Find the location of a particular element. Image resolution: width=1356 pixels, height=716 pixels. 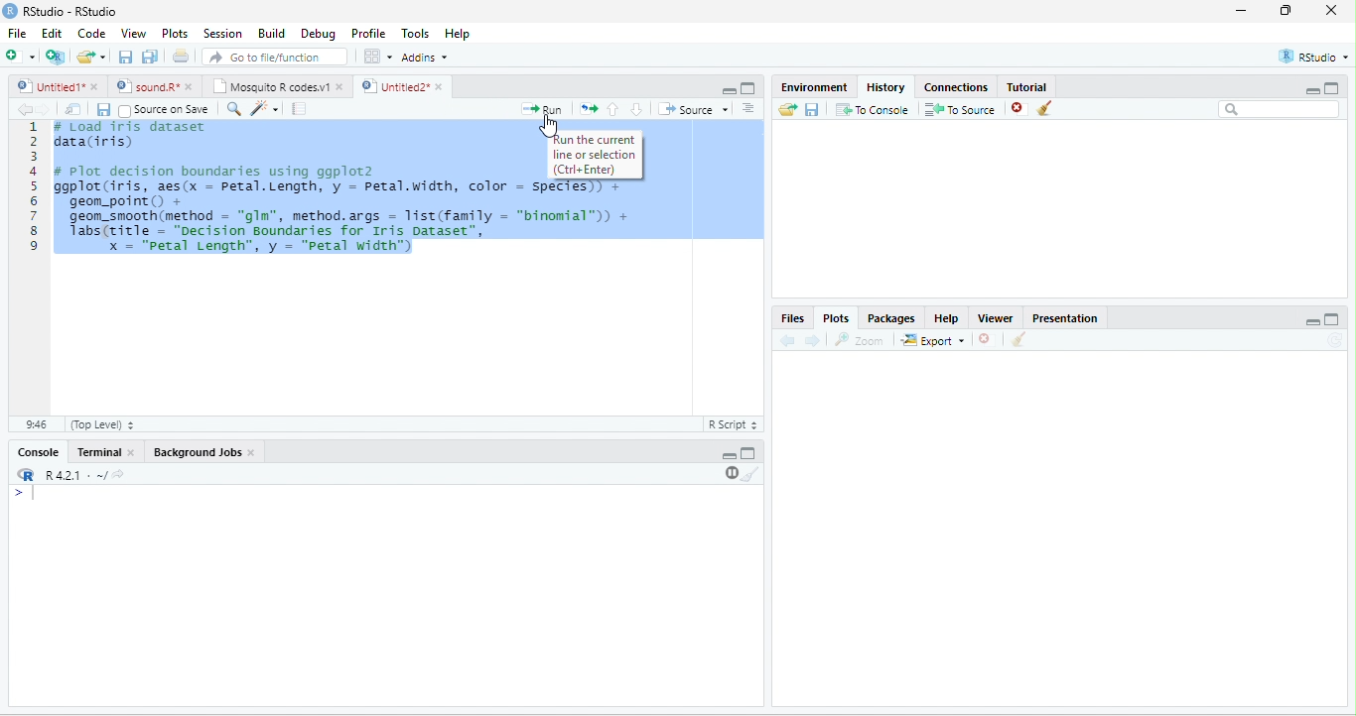

Console is located at coordinates (38, 451).